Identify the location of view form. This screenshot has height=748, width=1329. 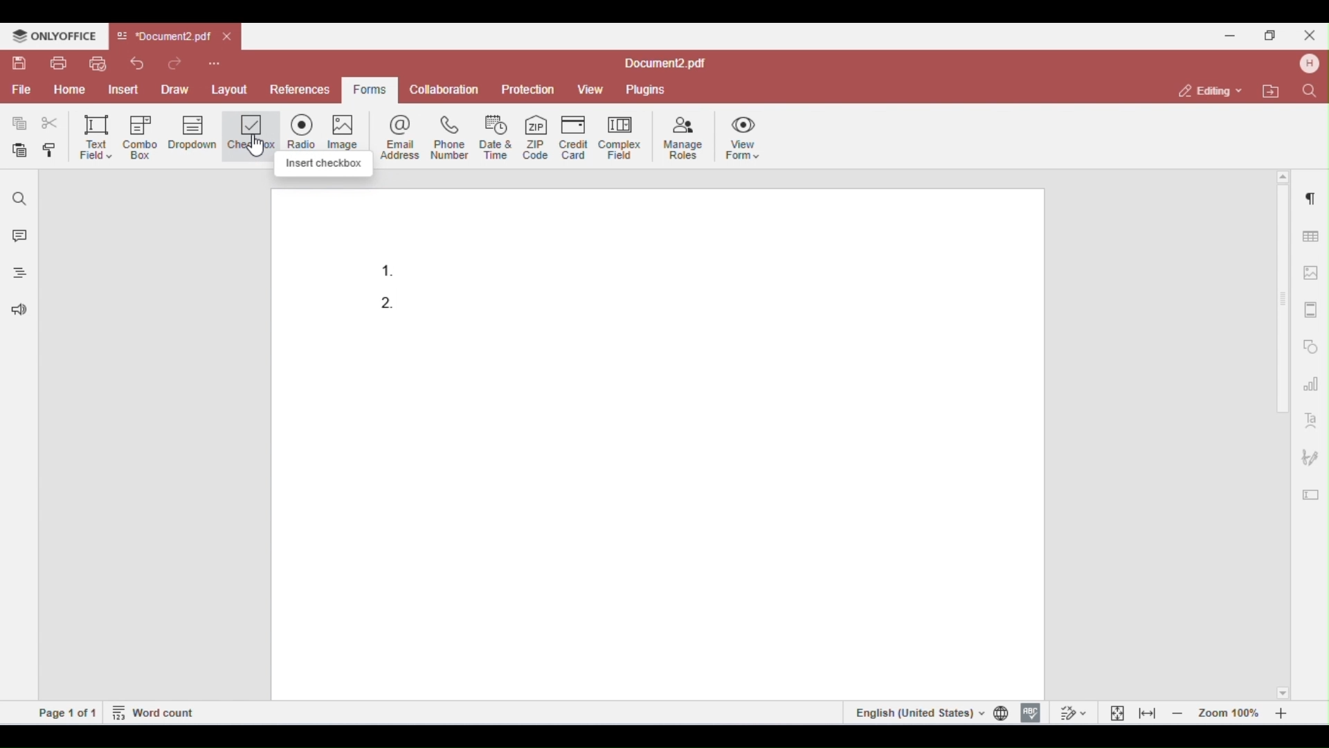
(746, 136).